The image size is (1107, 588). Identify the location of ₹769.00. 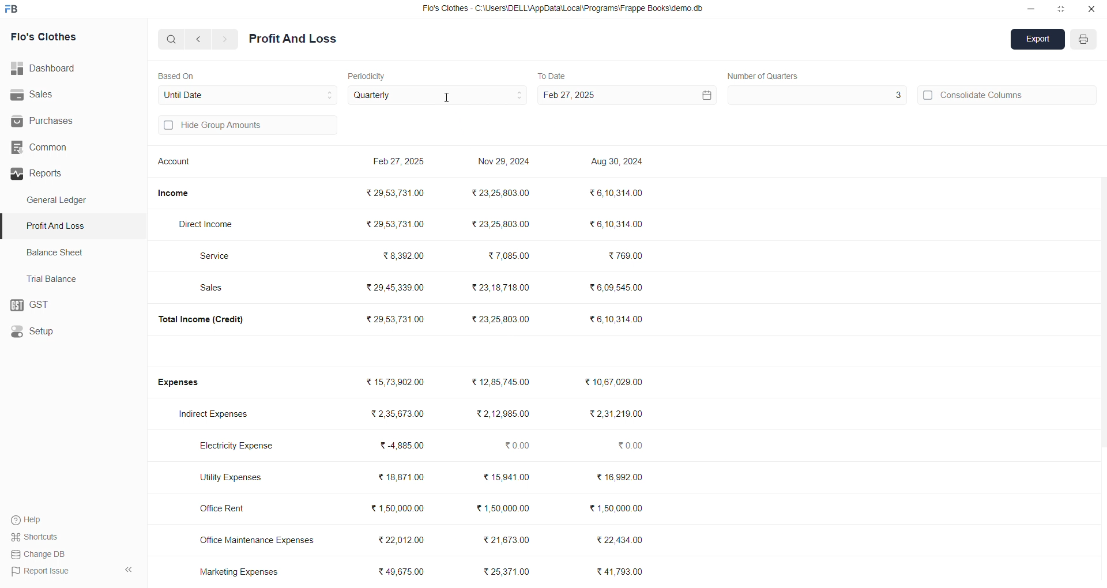
(627, 257).